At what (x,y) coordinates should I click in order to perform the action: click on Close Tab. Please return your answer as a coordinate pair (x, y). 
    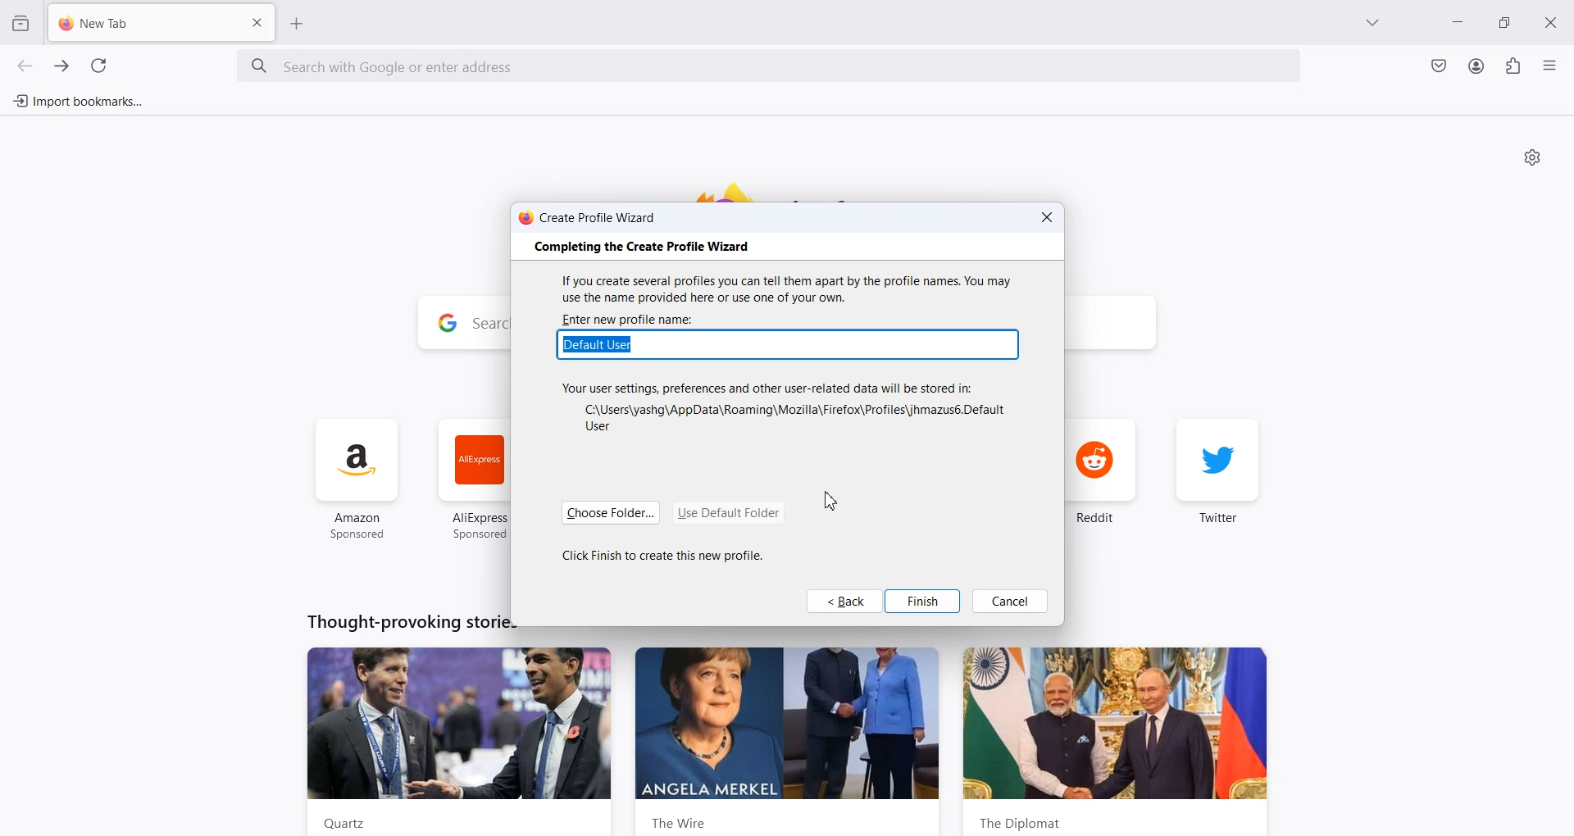
    Looking at the image, I should click on (258, 21).